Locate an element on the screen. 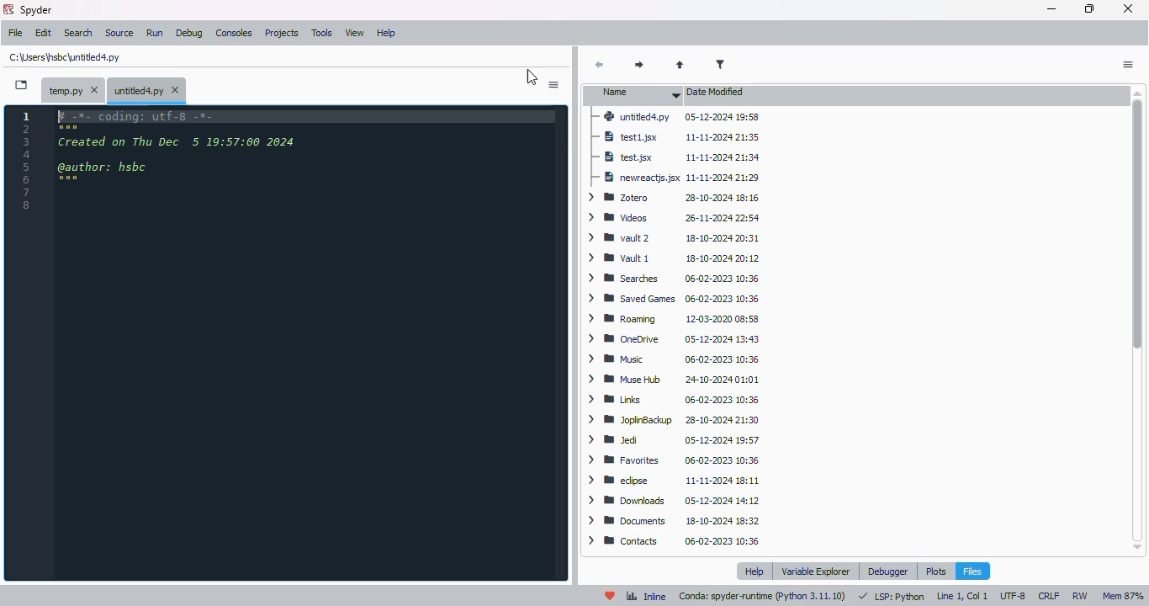  search is located at coordinates (78, 33).